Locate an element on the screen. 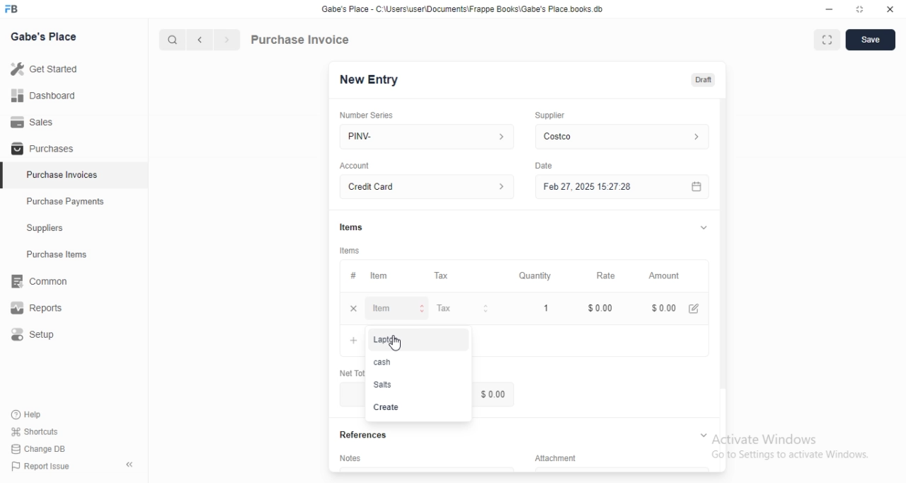 This screenshot has height=483, width=906. Close is located at coordinates (354, 308).